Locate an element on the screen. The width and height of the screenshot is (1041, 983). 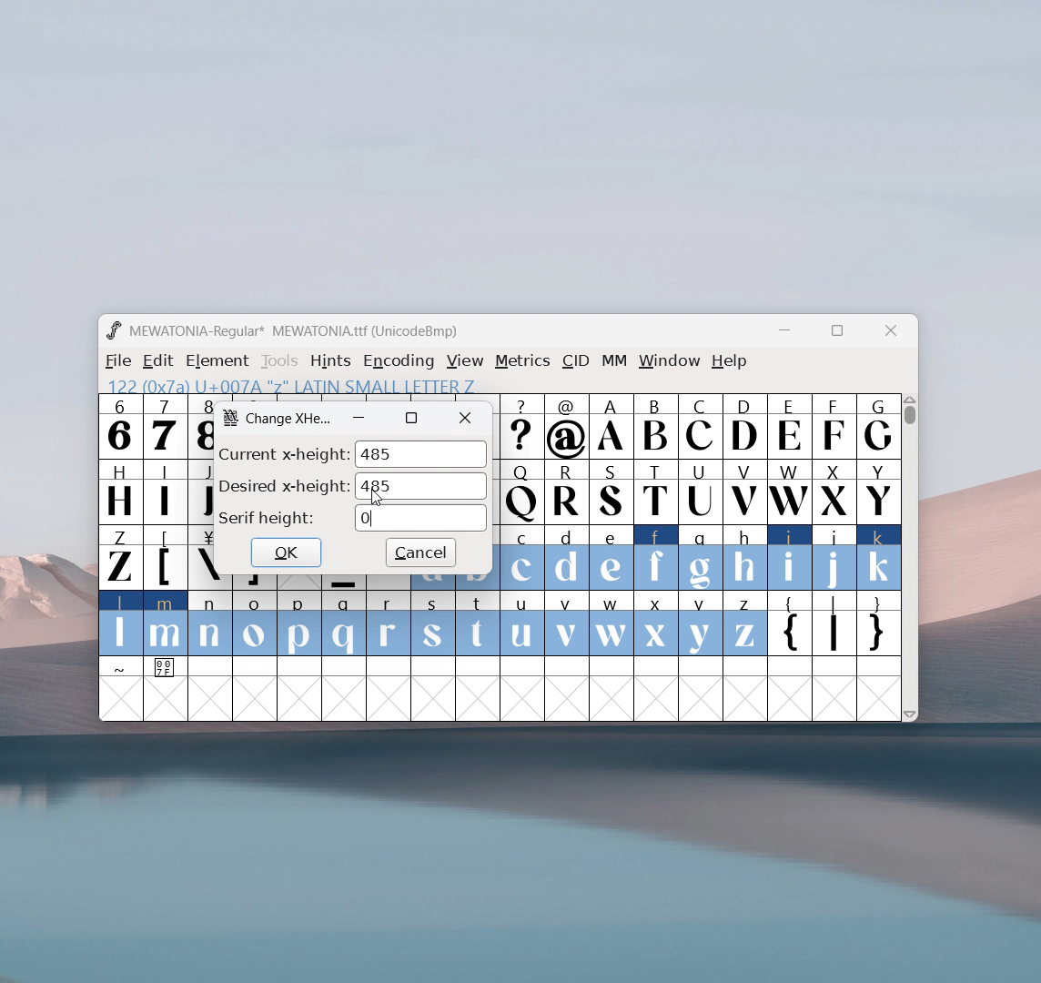
J is located at coordinates (200, 490).